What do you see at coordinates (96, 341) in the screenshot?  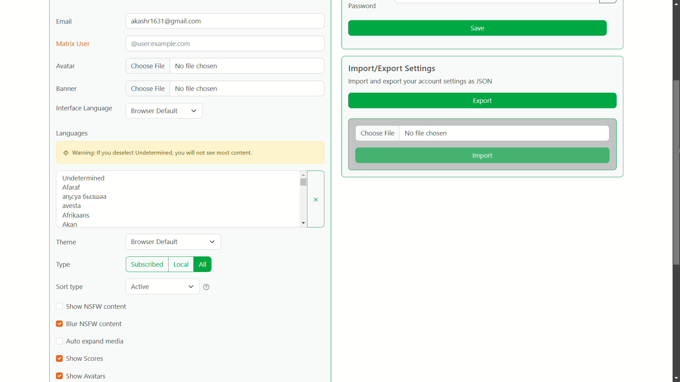 I see `auto expand media` at bounding box center [96, 341].